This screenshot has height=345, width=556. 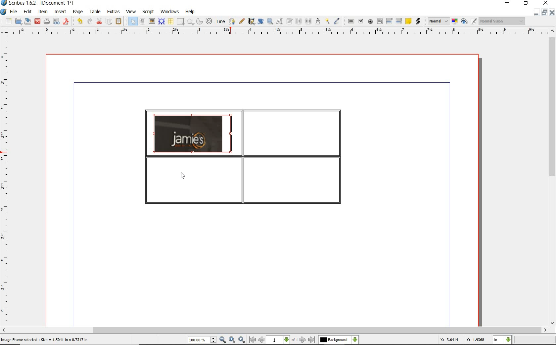 I want to click on edit, so click(x=27, y=12).